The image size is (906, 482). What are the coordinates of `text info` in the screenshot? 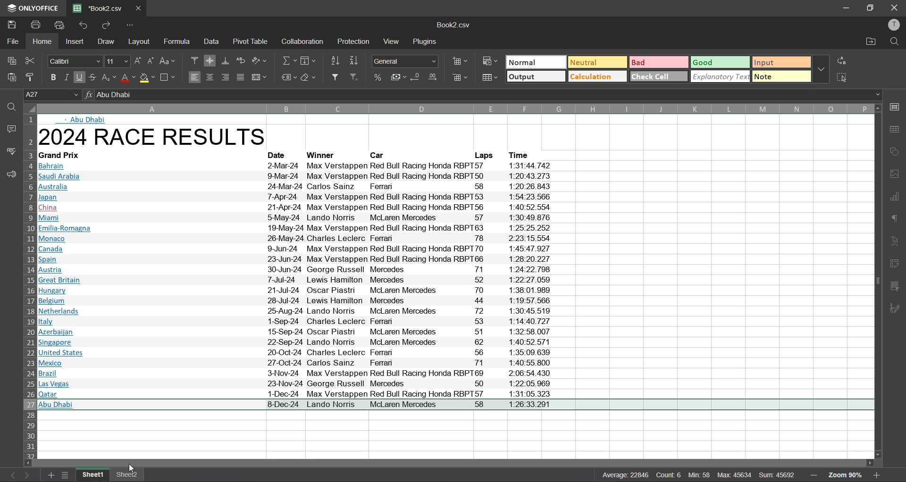 It's located at (296, 342).